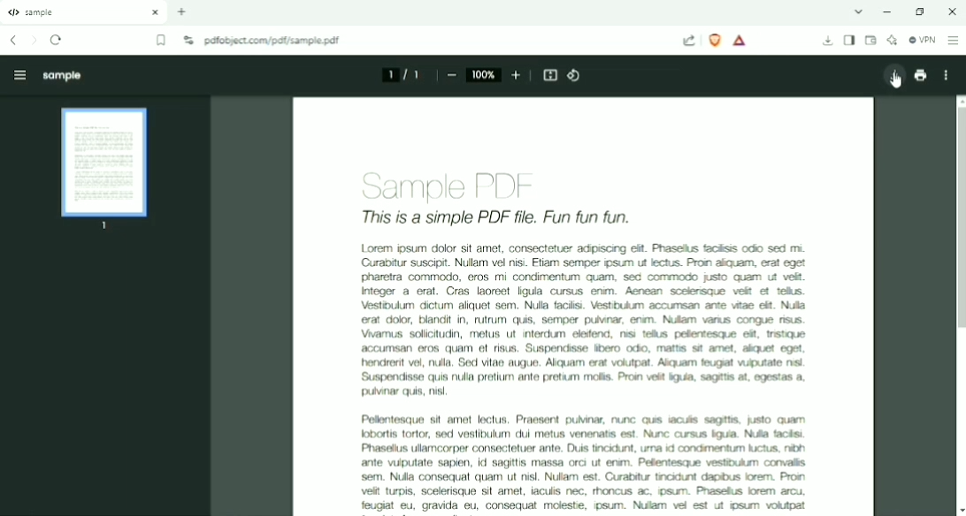 Image resolution: width=966 pixels, height=516 pixels. I want to click on Fit to page, so click(551, 75).